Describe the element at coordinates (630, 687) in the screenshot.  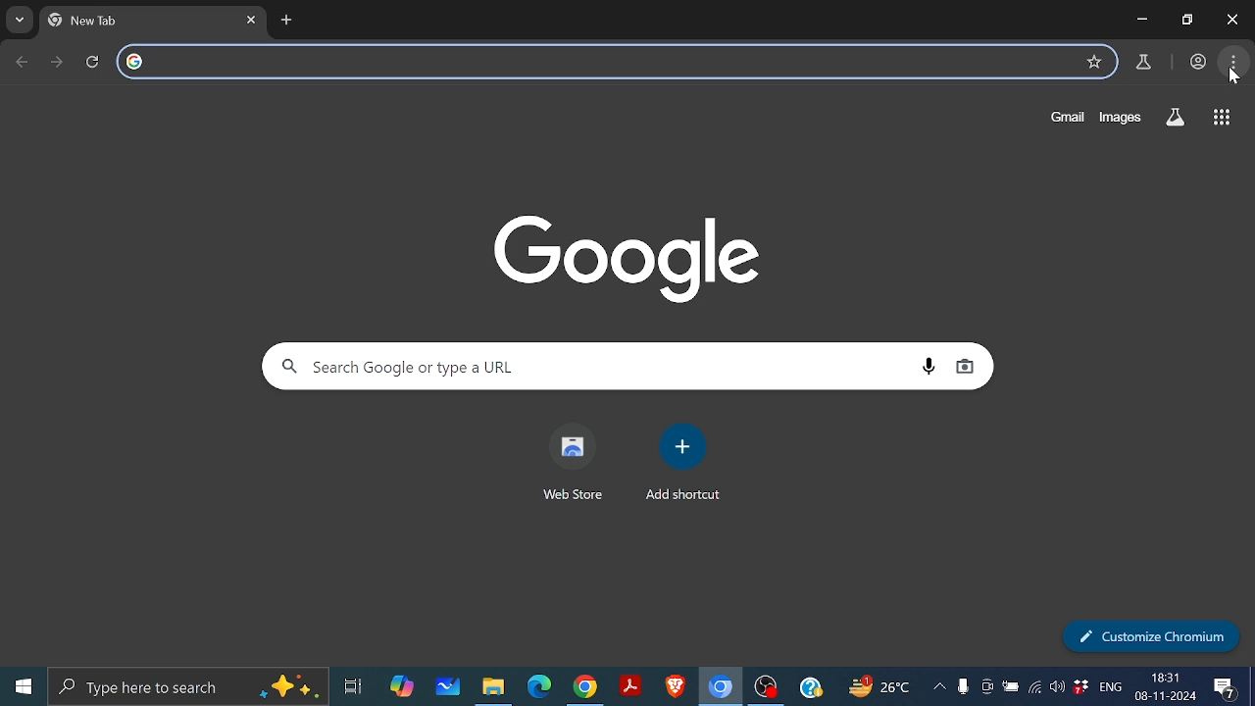
I see `adobe reader` at that location.